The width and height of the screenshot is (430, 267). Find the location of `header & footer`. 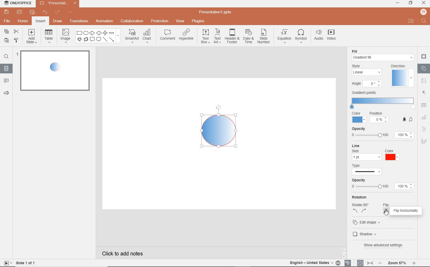

header & footer is located at coordinates (232, 37).